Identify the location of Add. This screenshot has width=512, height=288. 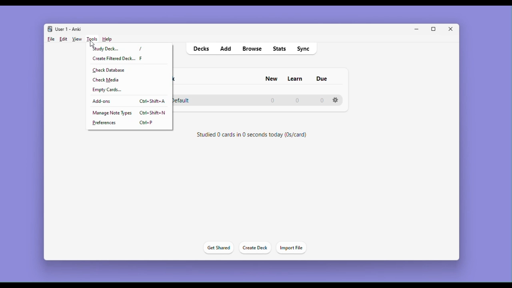
(226, 48).